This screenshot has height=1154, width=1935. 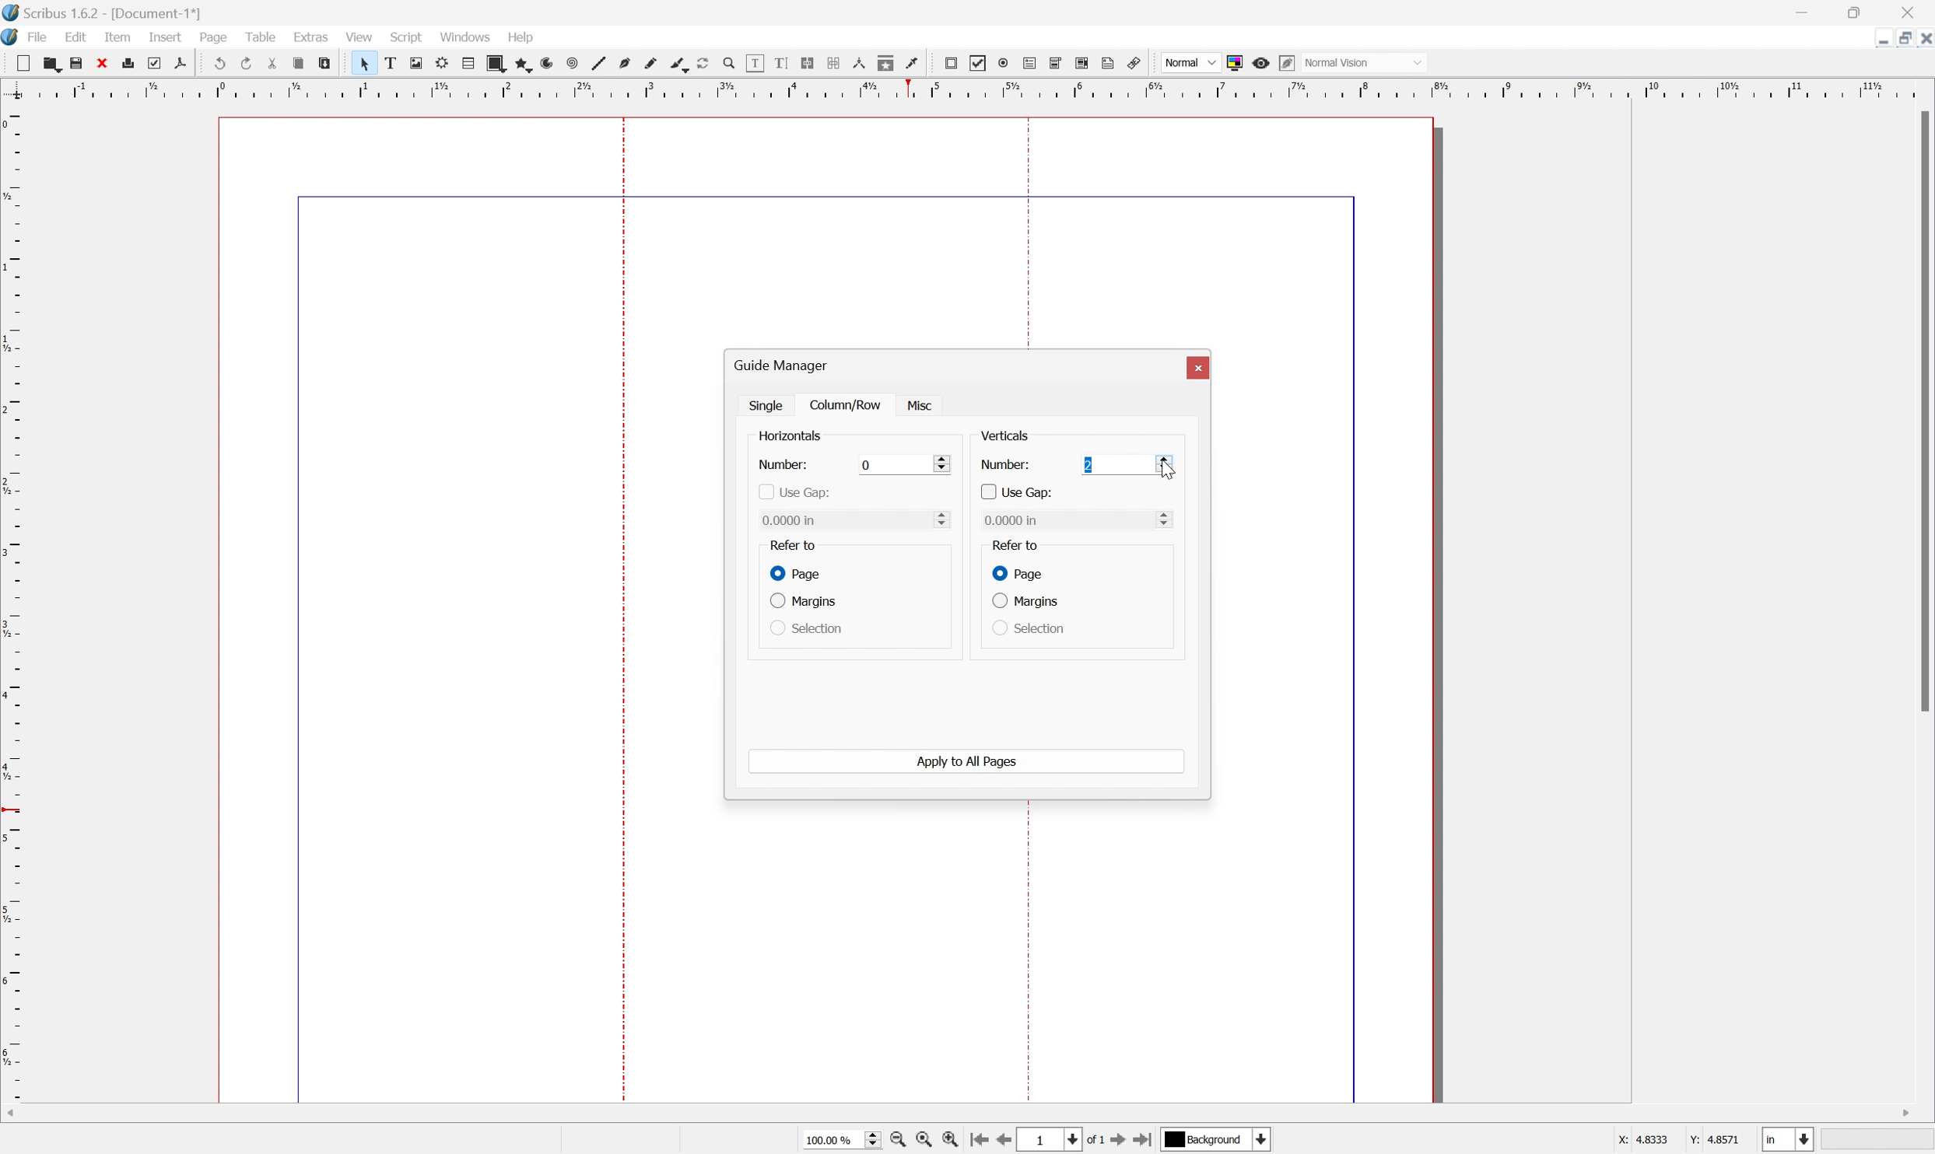 I want to click on script, so click(x=406, y=37).